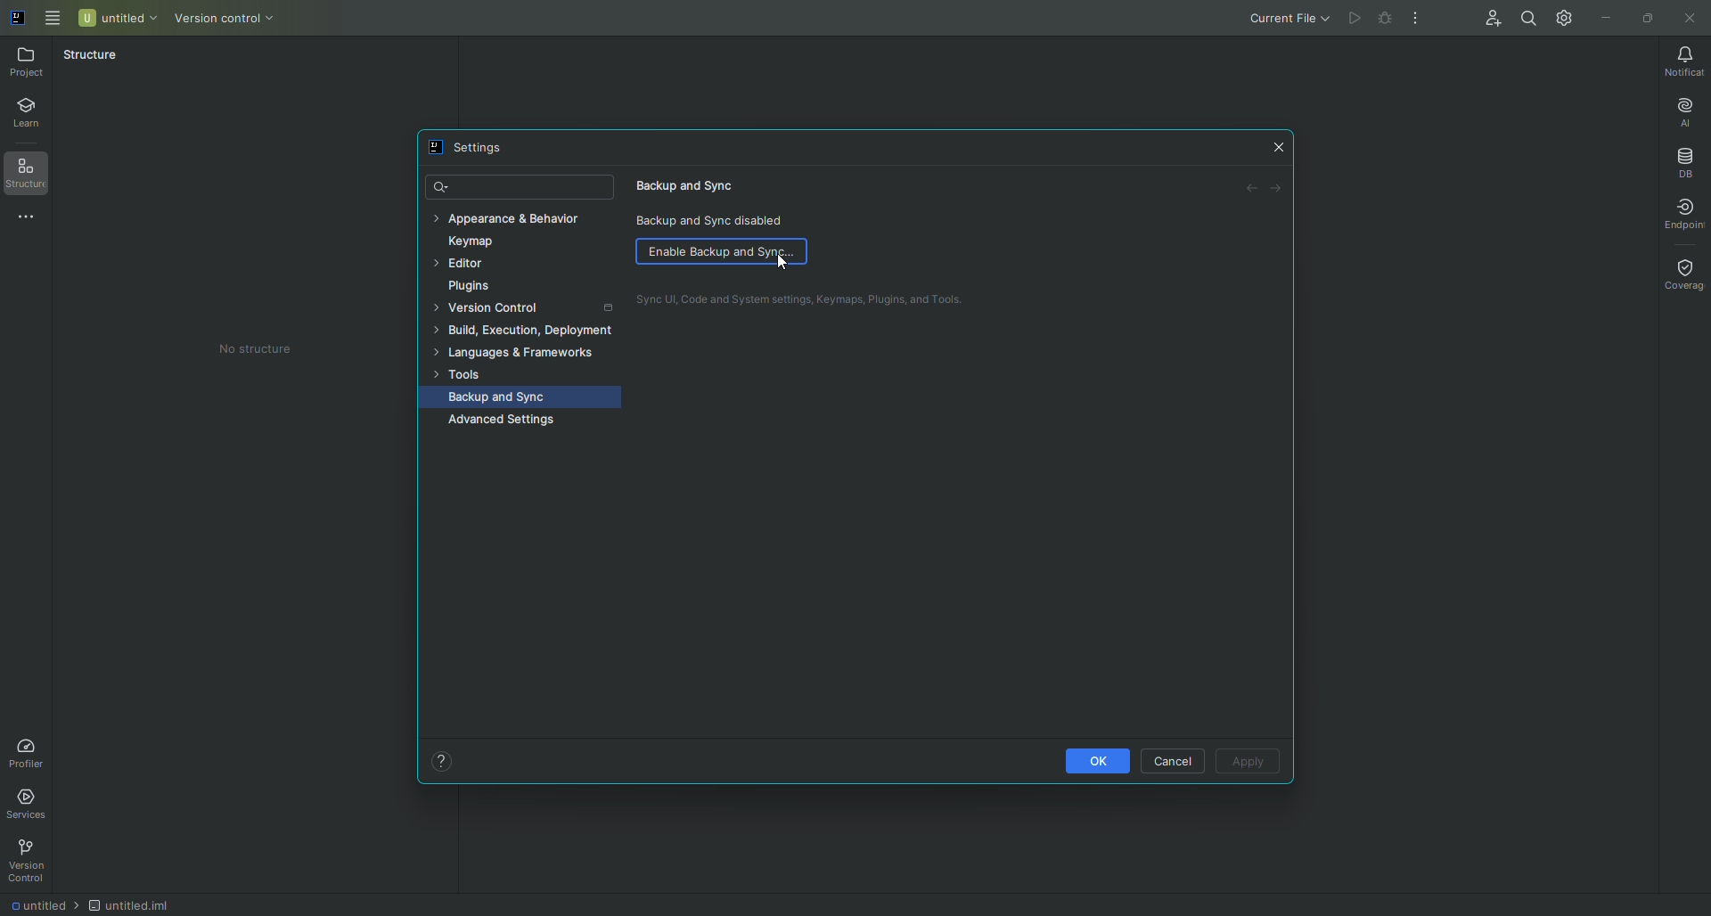 The width and height of the screenshot is (1711, 916). What do you see at coordinates (1488, 21) in the screenshot?
I see `Code With Me` at bounding box center [1488, 21].